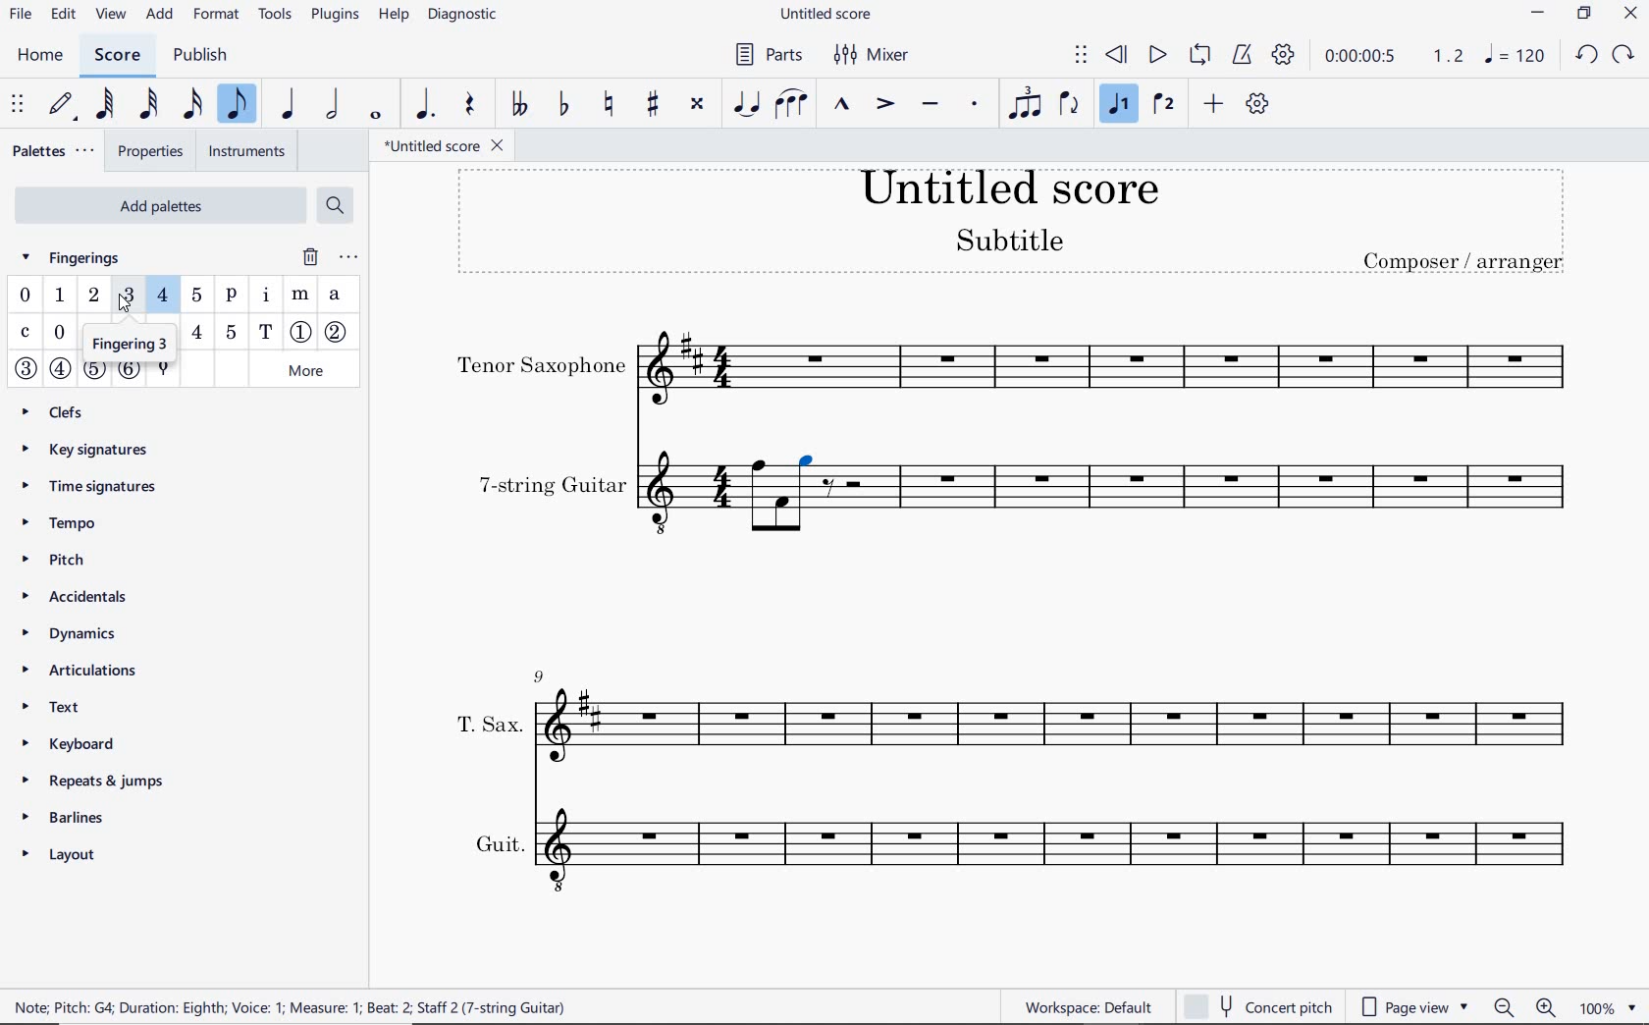 This screenshot has width=1649, height=1025. Describe the element at coordinates (198, 332) in the screenshot. I see `LH Guitar Fingering 4` at that location.